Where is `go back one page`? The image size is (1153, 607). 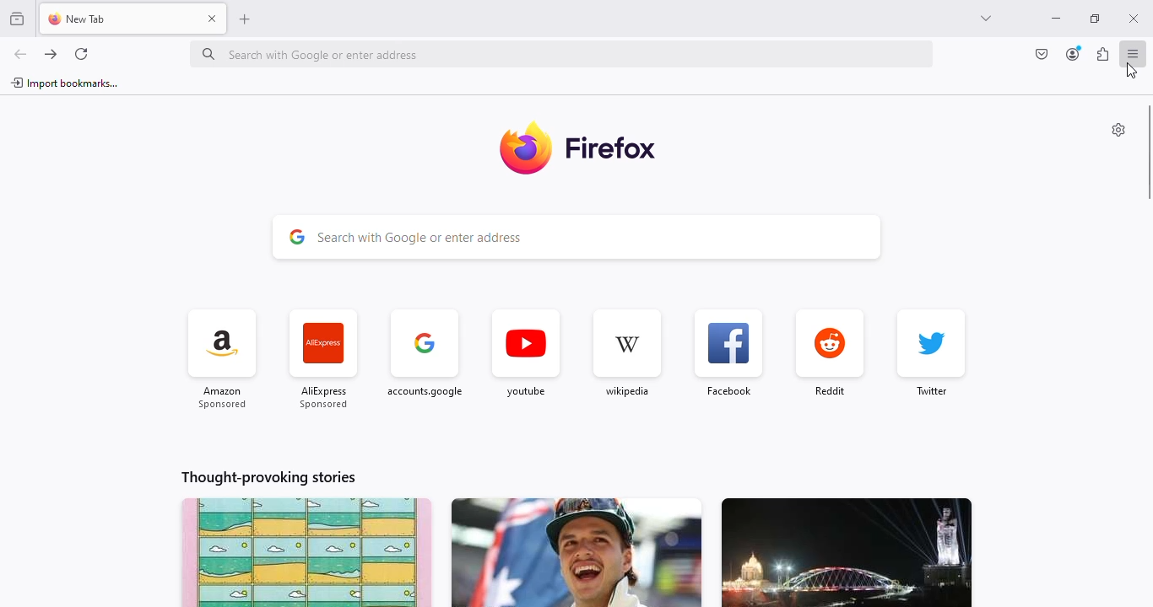
go back one page is located at coordinates (20, 54).